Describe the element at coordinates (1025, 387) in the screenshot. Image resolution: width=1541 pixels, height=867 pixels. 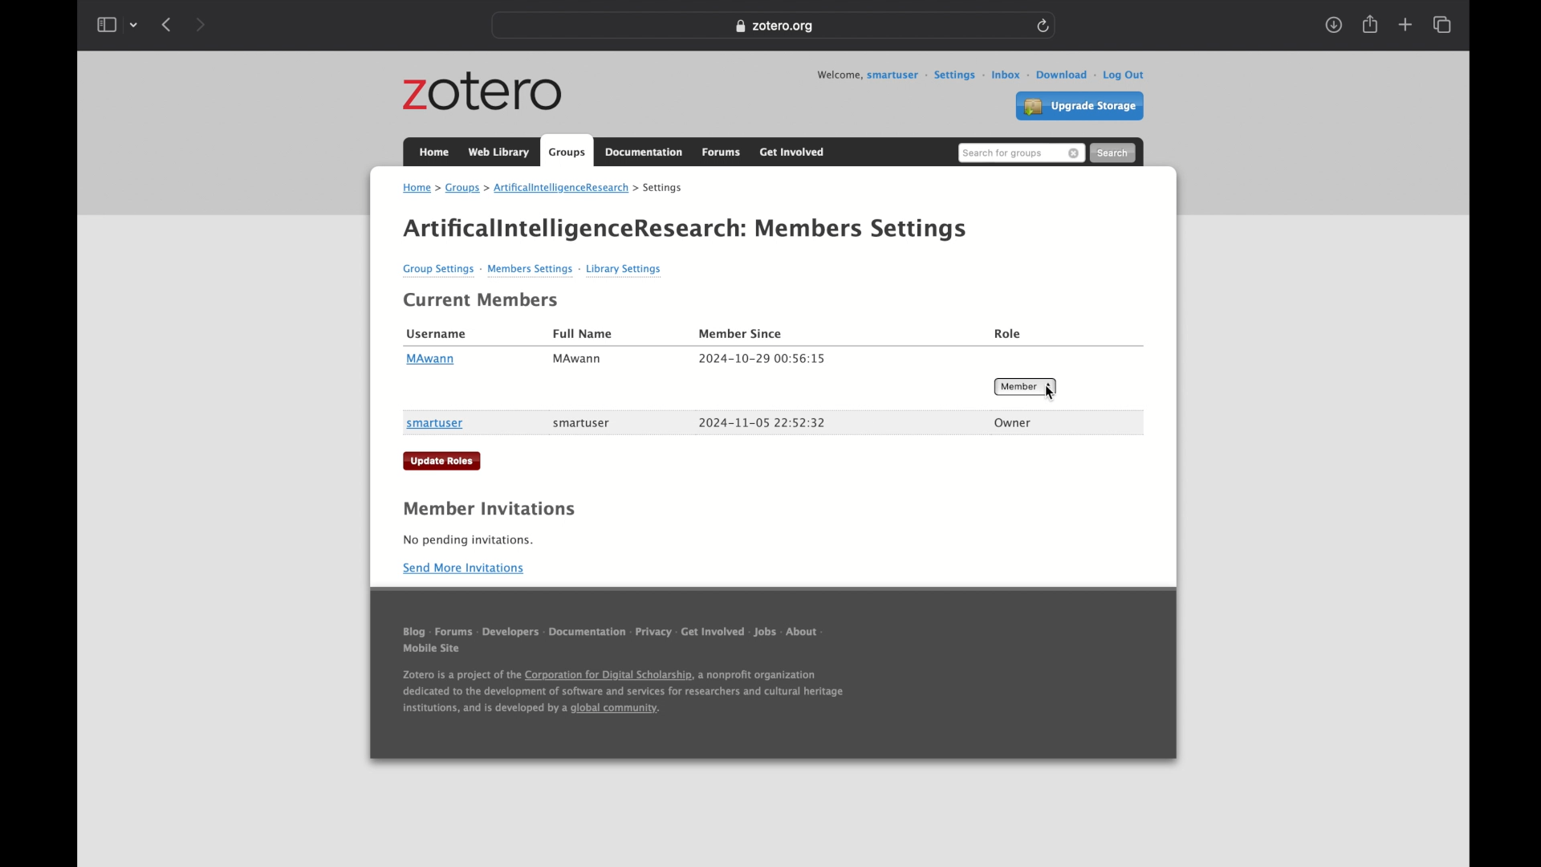
I see `member` at that location.